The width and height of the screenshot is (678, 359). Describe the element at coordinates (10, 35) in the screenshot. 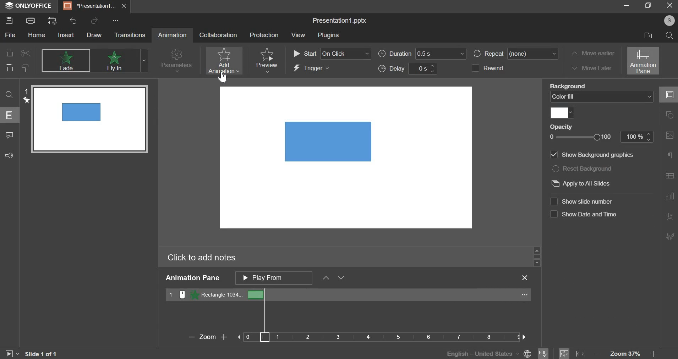

I see `file` at that location.